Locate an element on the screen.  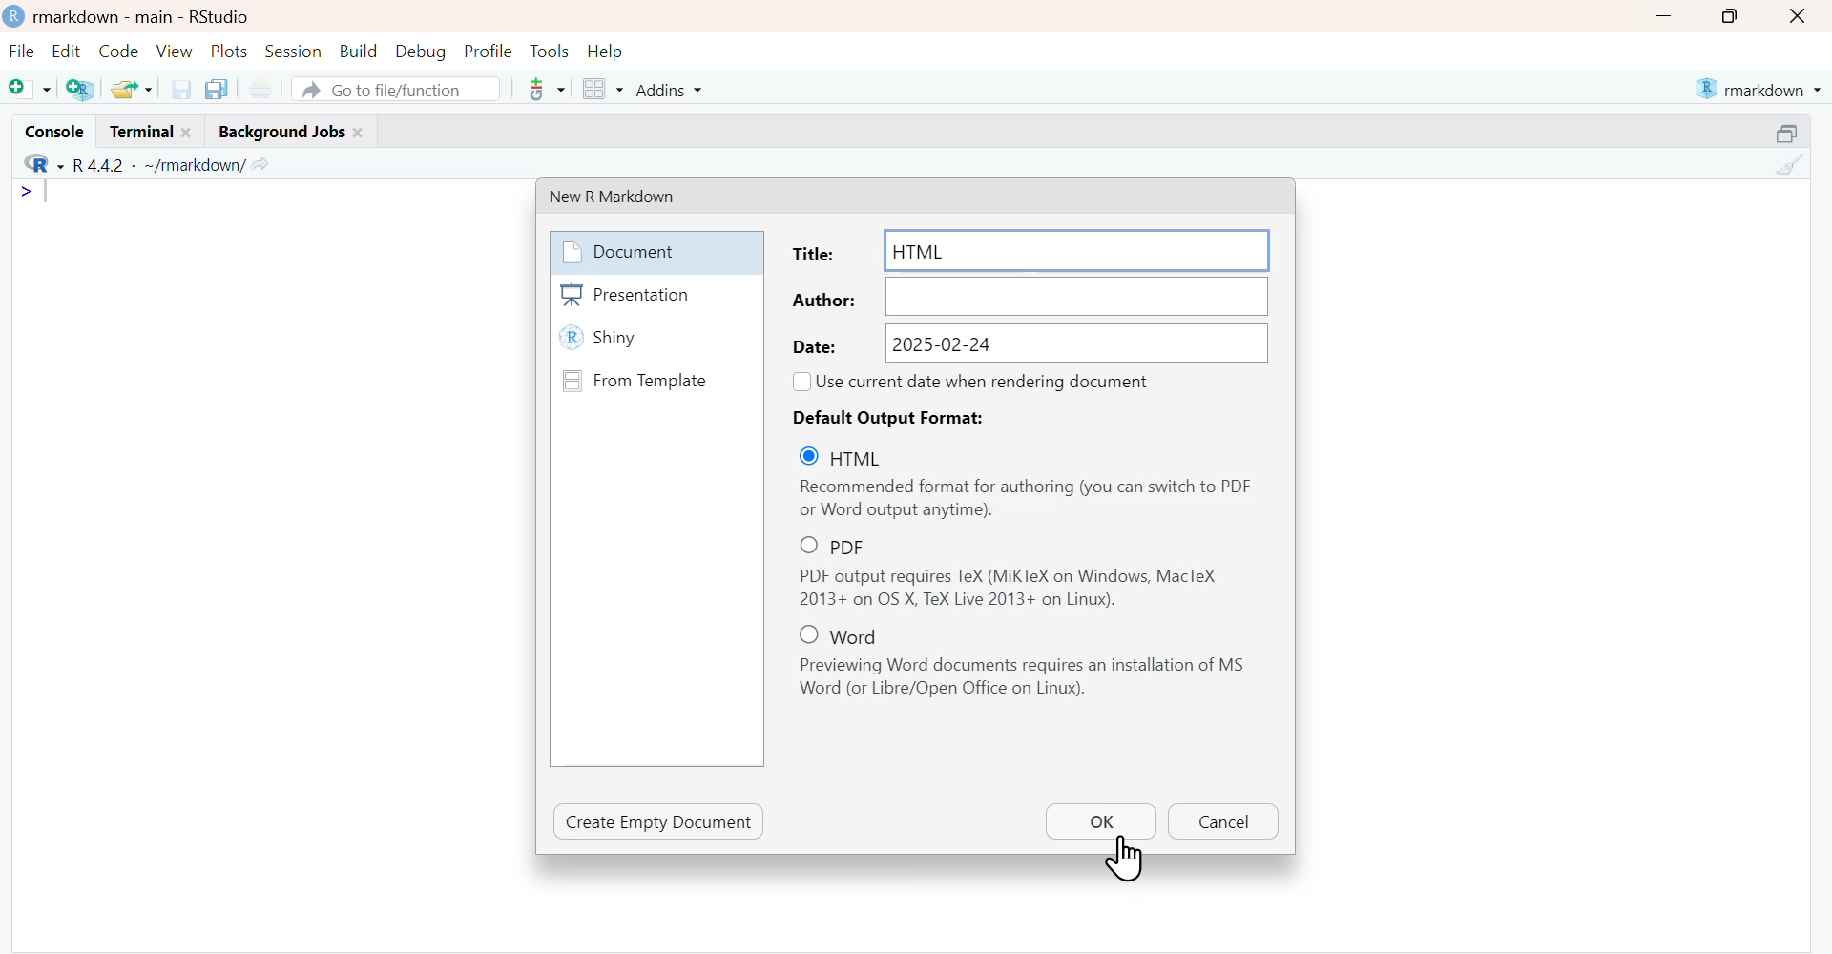
Console is located at coordinates (52, 130).